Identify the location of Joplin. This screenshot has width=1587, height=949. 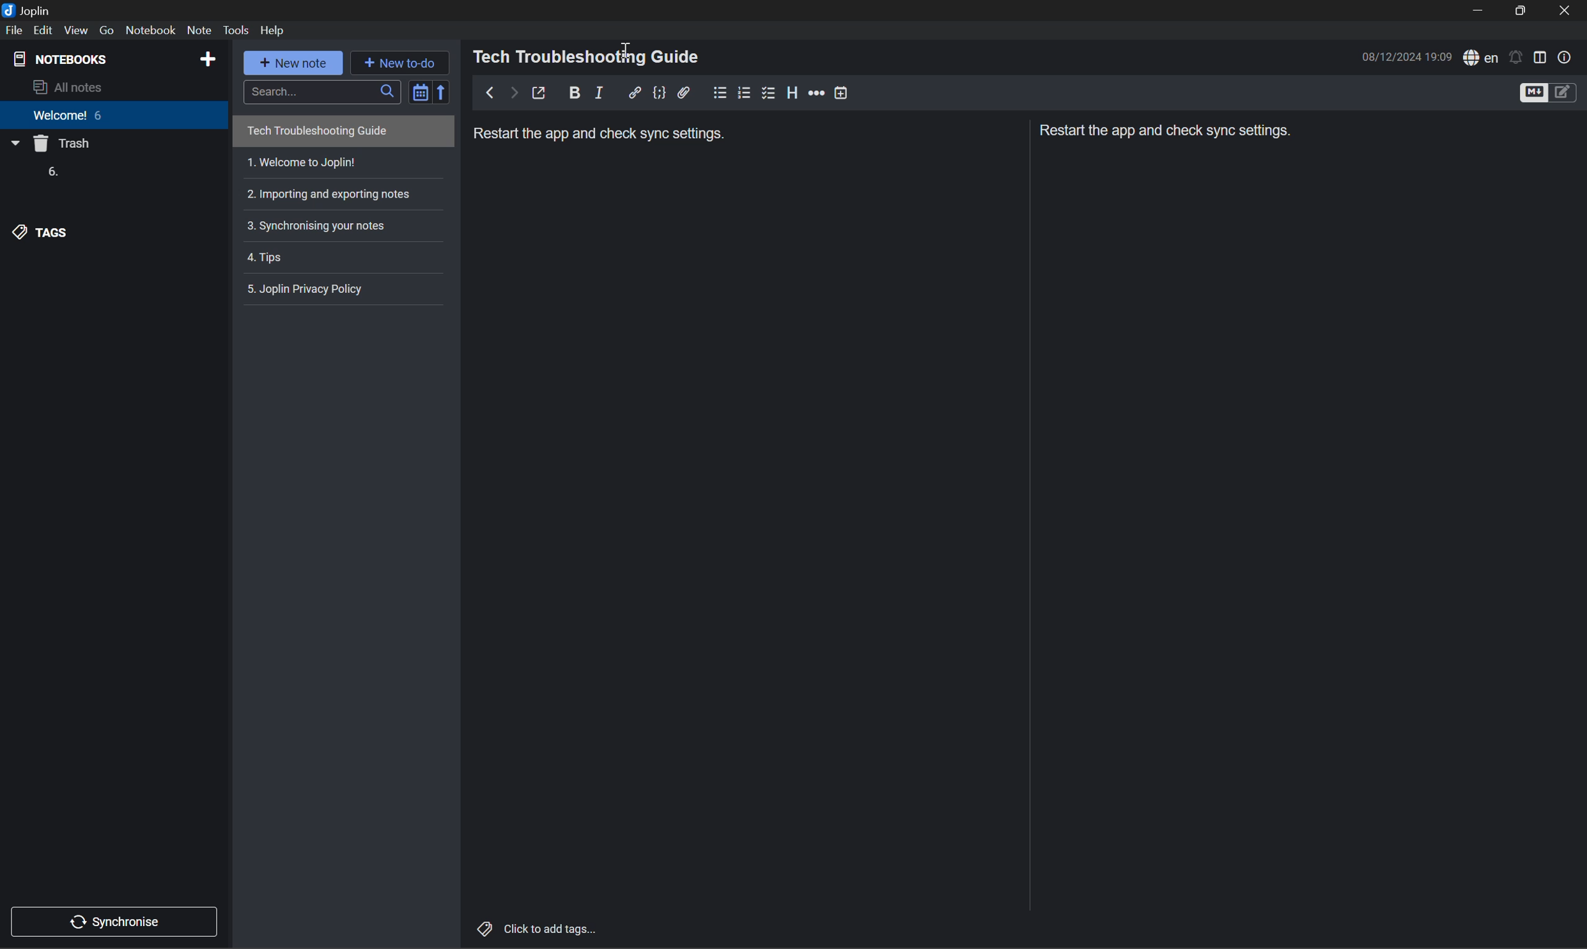
(29, 8).